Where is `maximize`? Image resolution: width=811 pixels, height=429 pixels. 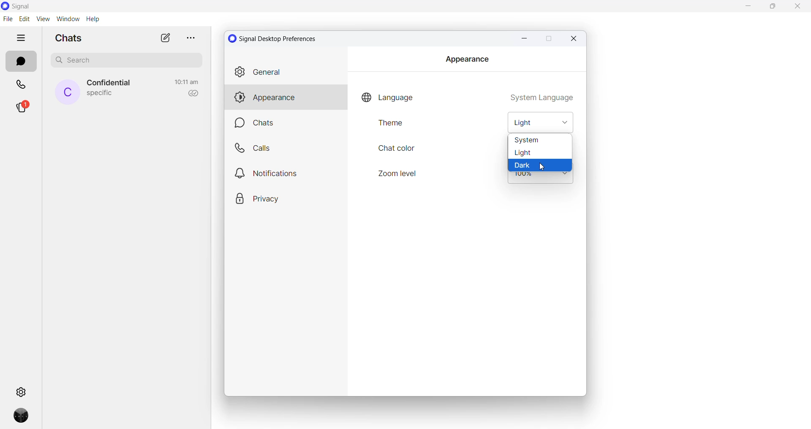
maximize is located at coordinates (775, 7).